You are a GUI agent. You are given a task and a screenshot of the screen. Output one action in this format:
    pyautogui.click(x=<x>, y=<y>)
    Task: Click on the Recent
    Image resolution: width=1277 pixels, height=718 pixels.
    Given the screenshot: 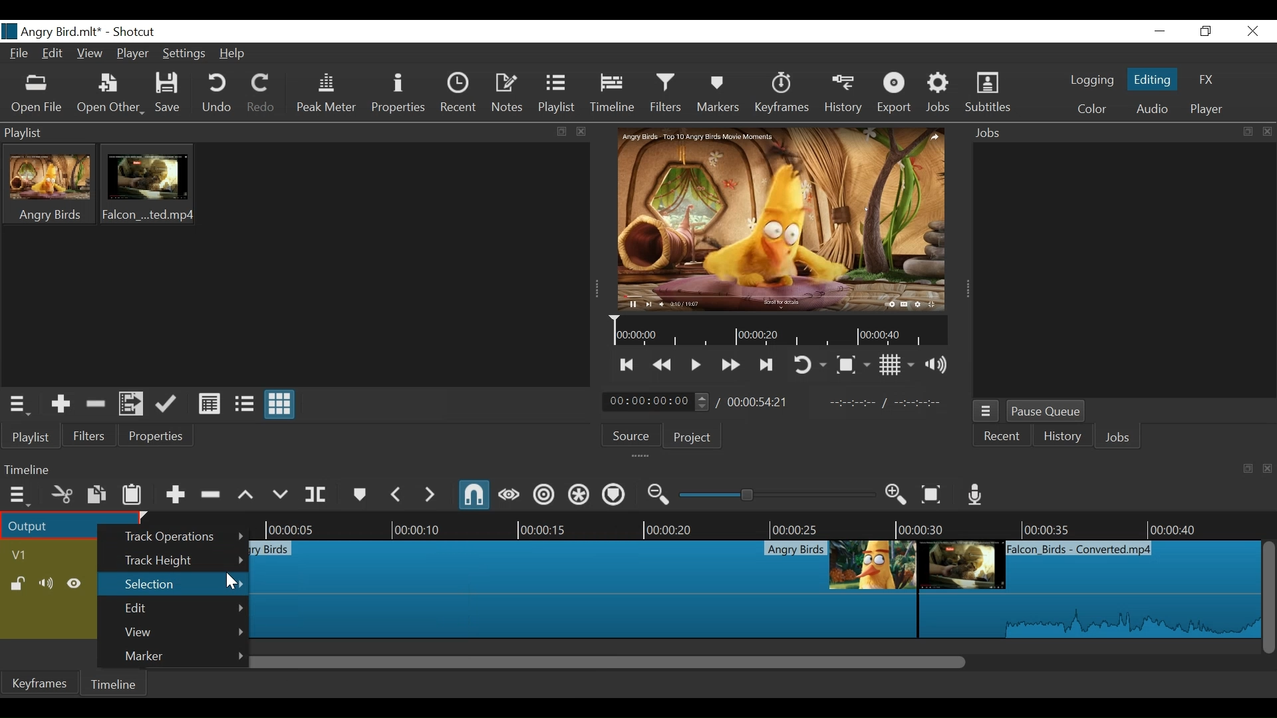 What is the action you would take?
    pyautogui.click(x=460, y=93)
    